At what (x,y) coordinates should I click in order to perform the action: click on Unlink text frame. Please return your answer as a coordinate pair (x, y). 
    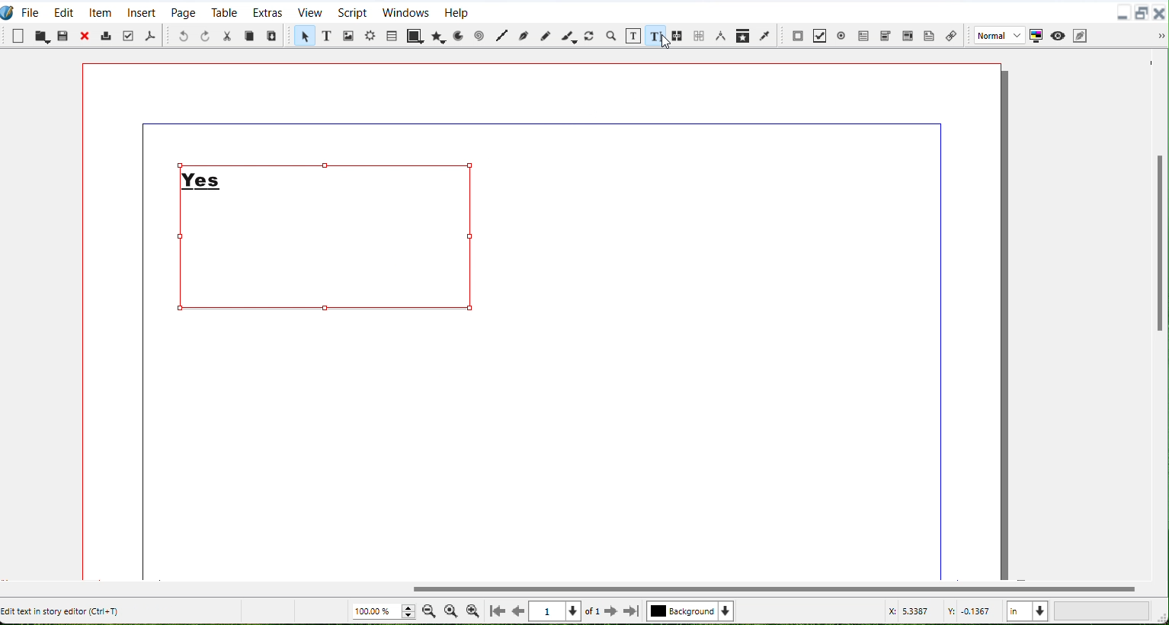
    Looking at the image, I should click on (699, 35).